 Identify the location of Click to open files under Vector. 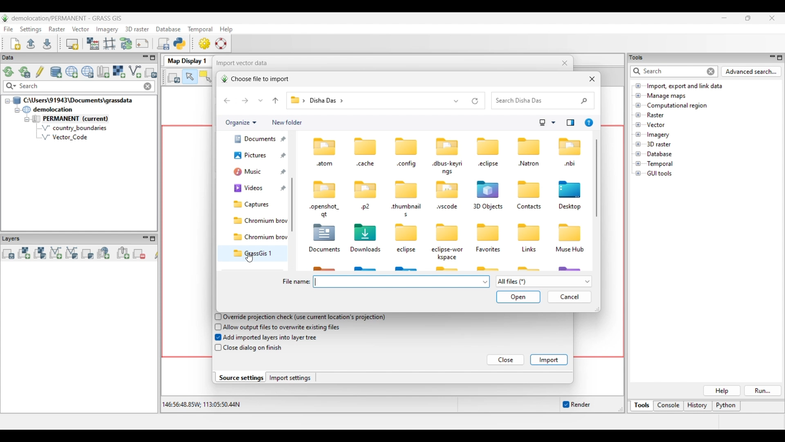
(638, 125).